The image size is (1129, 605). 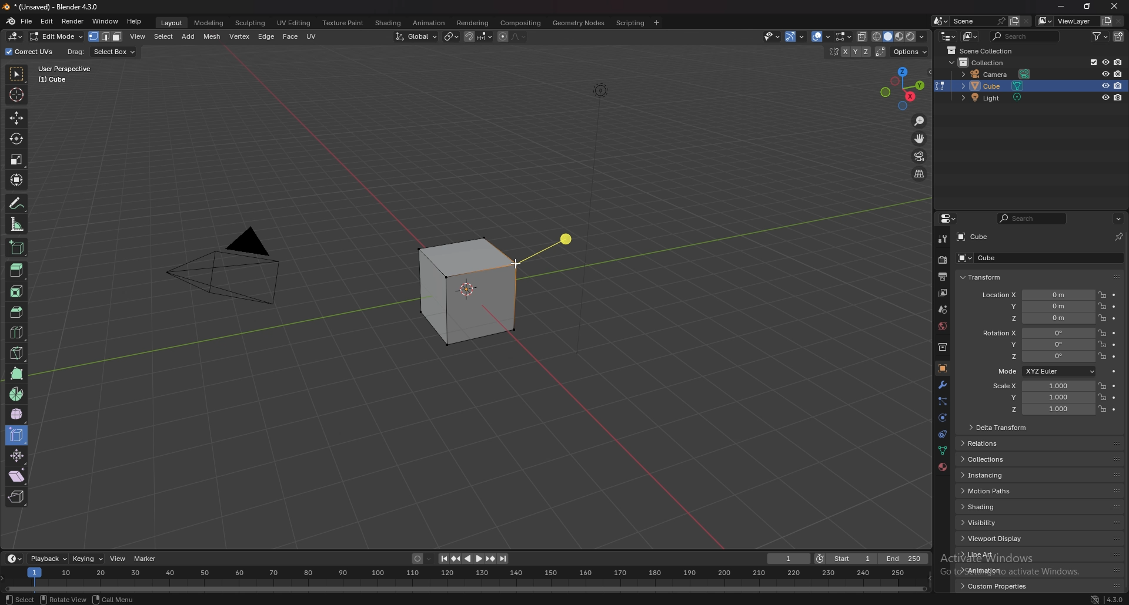 What do you see at coordinates (1061, 6) in the screenshot?
I see `minimize` at bounding box center [1061, 6].